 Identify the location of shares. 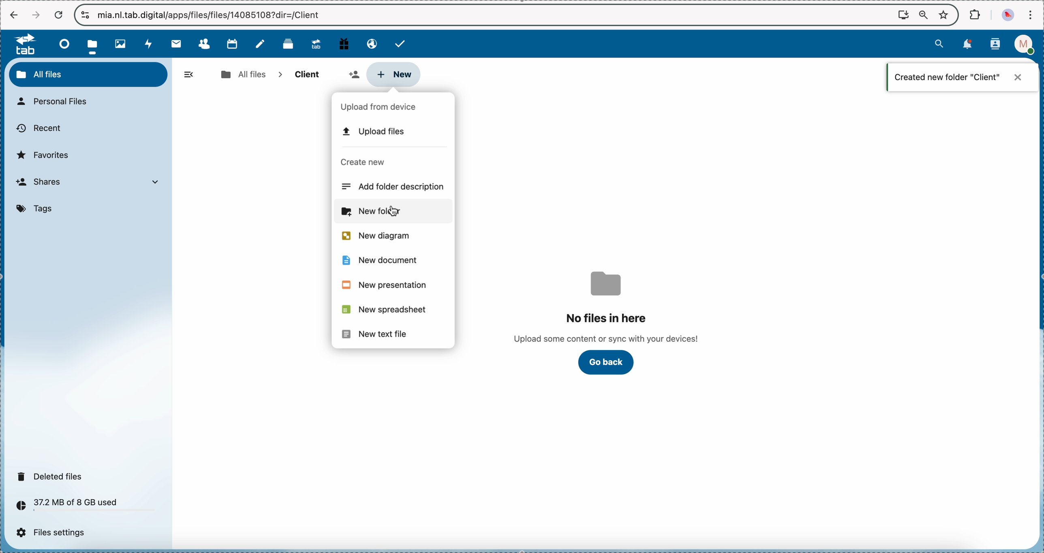
(91, 183).